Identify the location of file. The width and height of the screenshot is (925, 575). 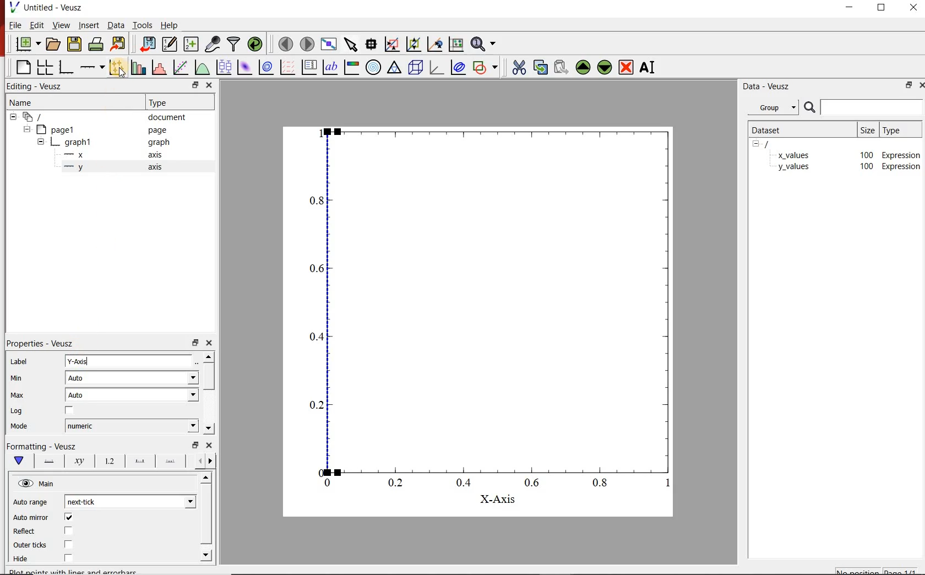
(16, 25).